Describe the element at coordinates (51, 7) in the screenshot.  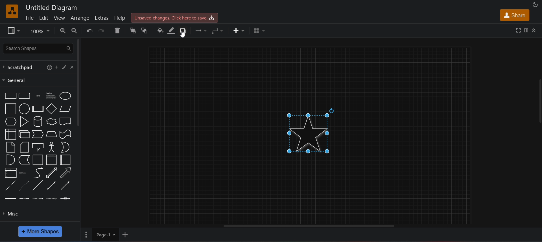
I see `untitled diagram` at that location.